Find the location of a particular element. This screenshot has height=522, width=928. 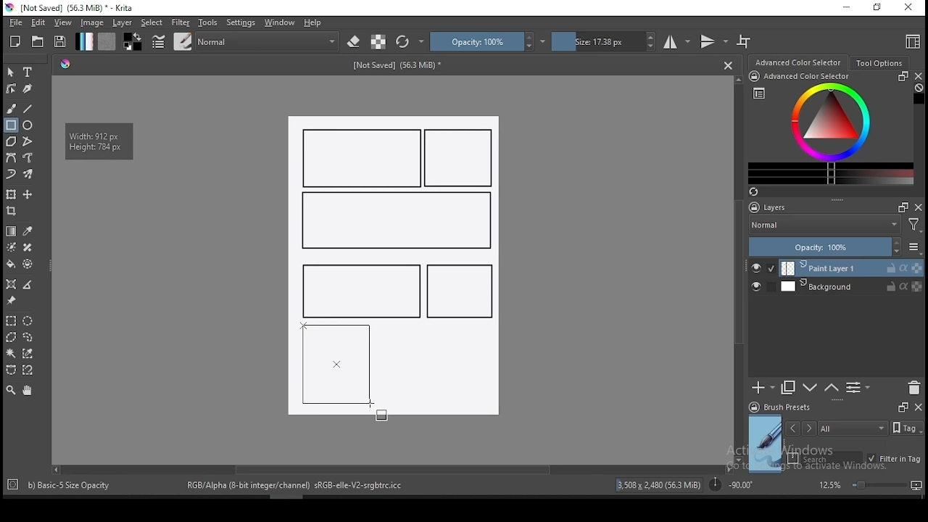

opacity is located at coordinates (488, 41).